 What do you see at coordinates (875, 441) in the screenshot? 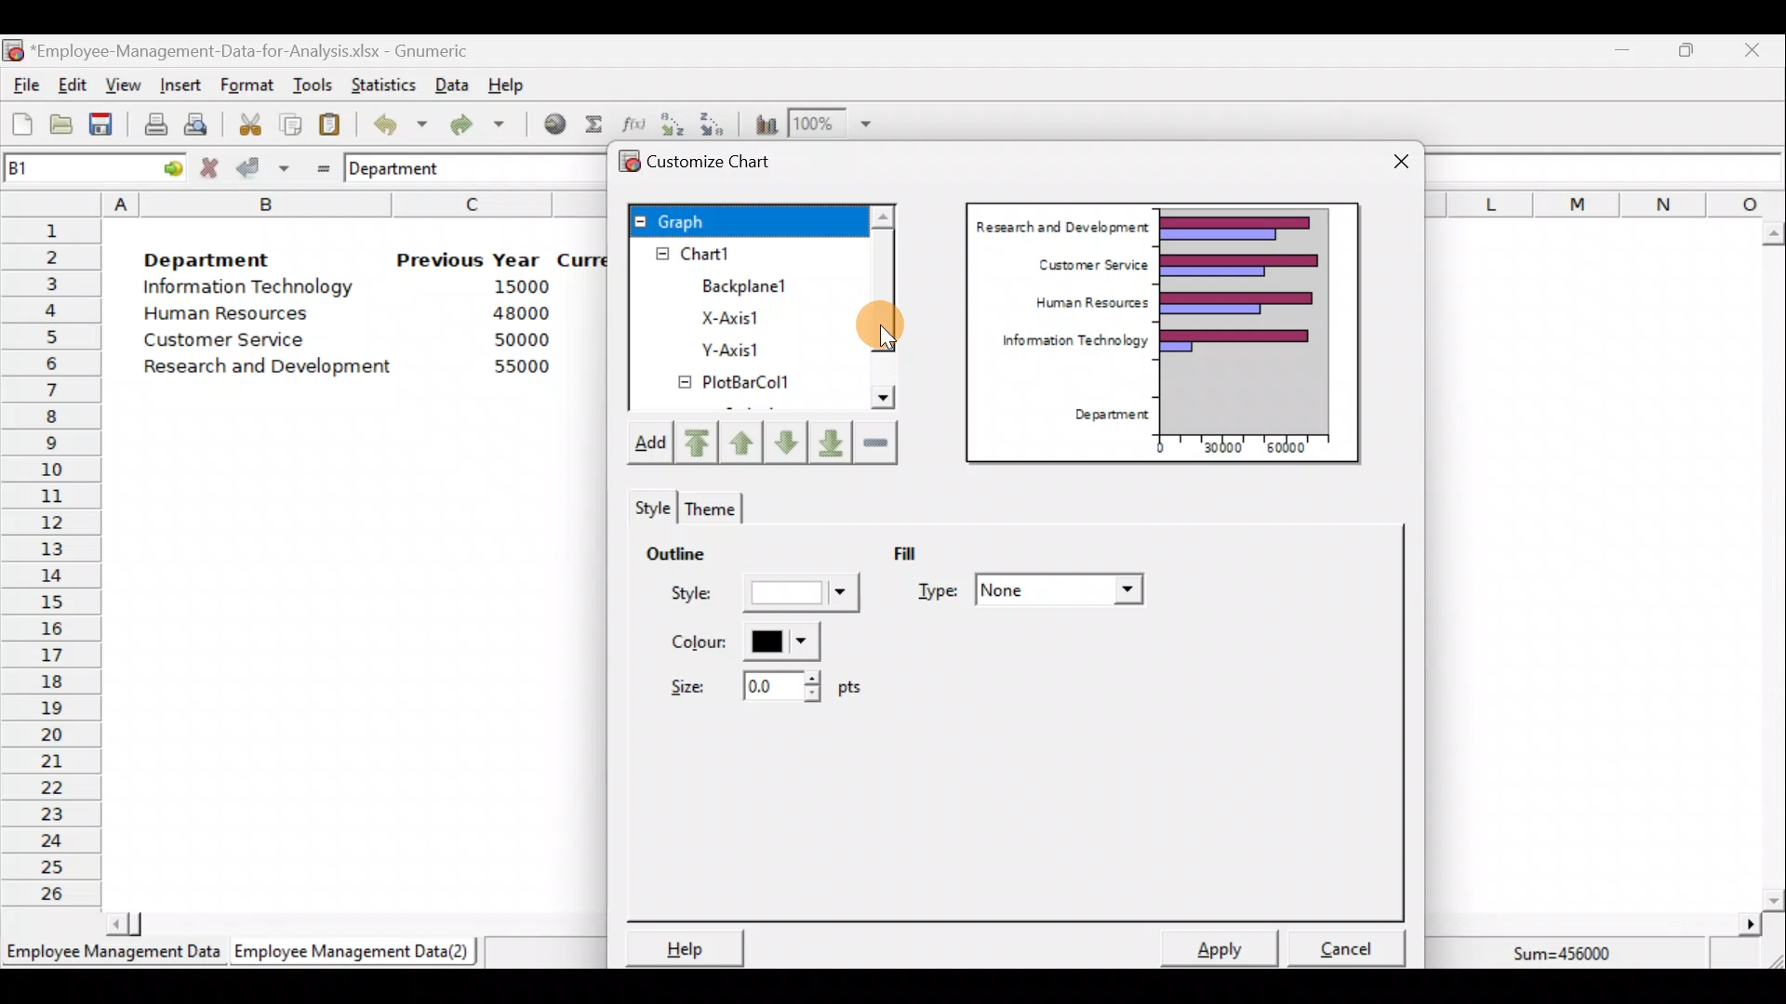
I see `Remove` at bounding box center [875, 441].